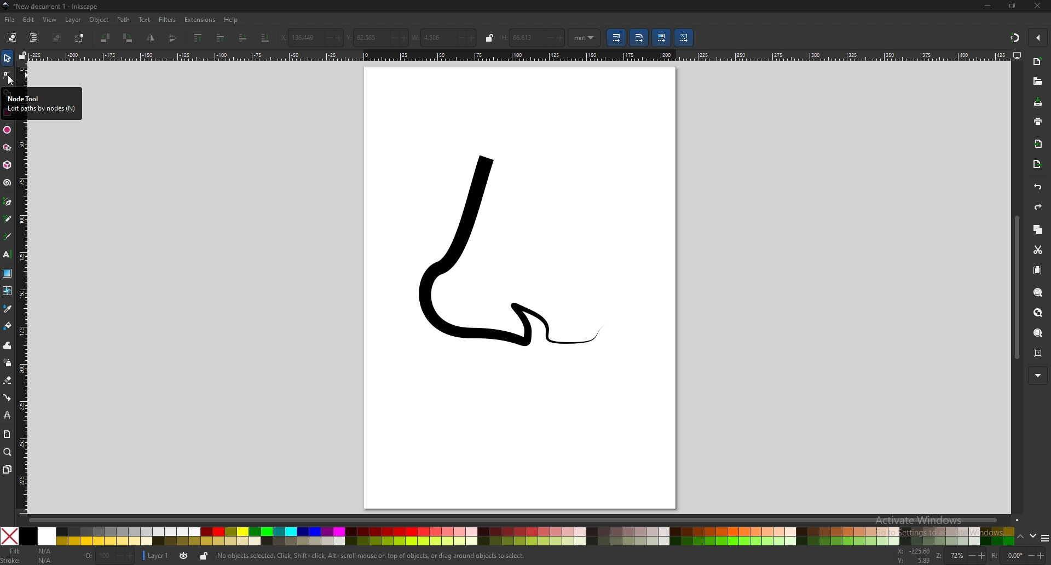 The image size is (1051, 565). Describe the element at coordinates (1014, 36) in the screenshot. I see `snapping` at that location.